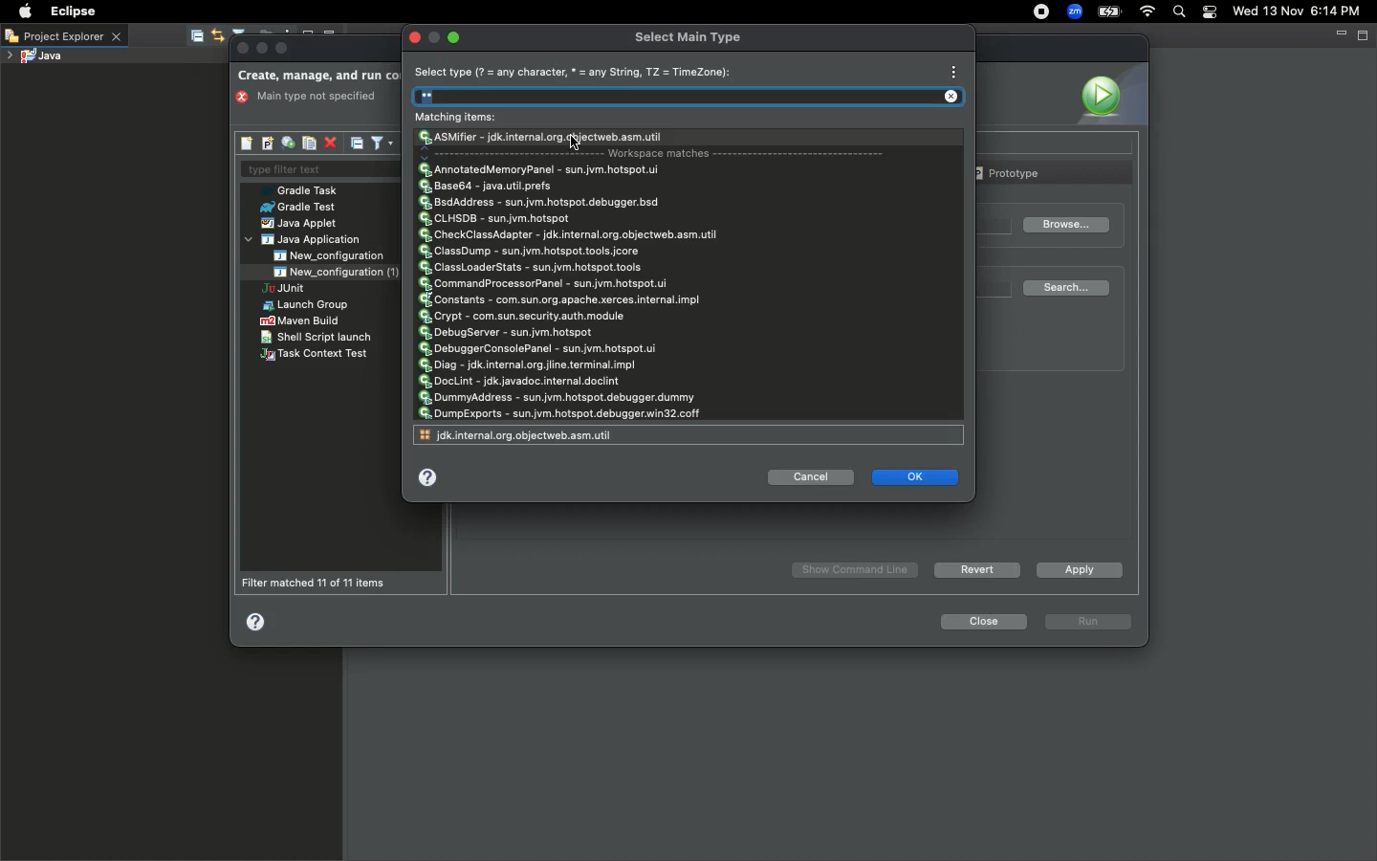  What do you see at coordinates (263, 49) in the screenshot?
I see `minimize` at bounding box center [263, 49].